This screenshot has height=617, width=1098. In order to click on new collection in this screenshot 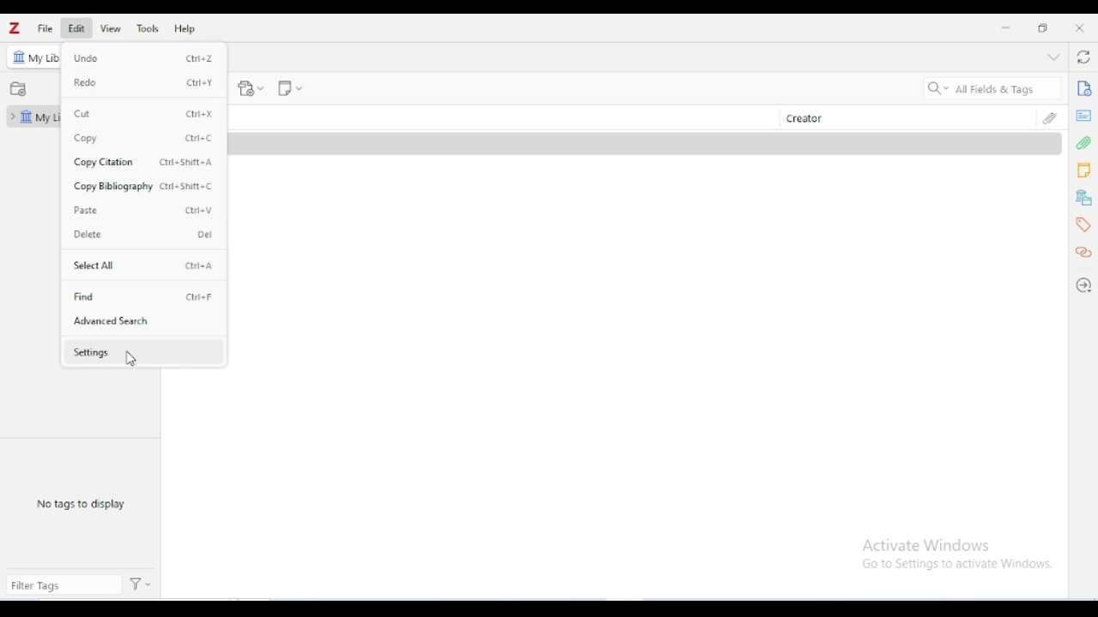, I will do `click(18, 89)`.